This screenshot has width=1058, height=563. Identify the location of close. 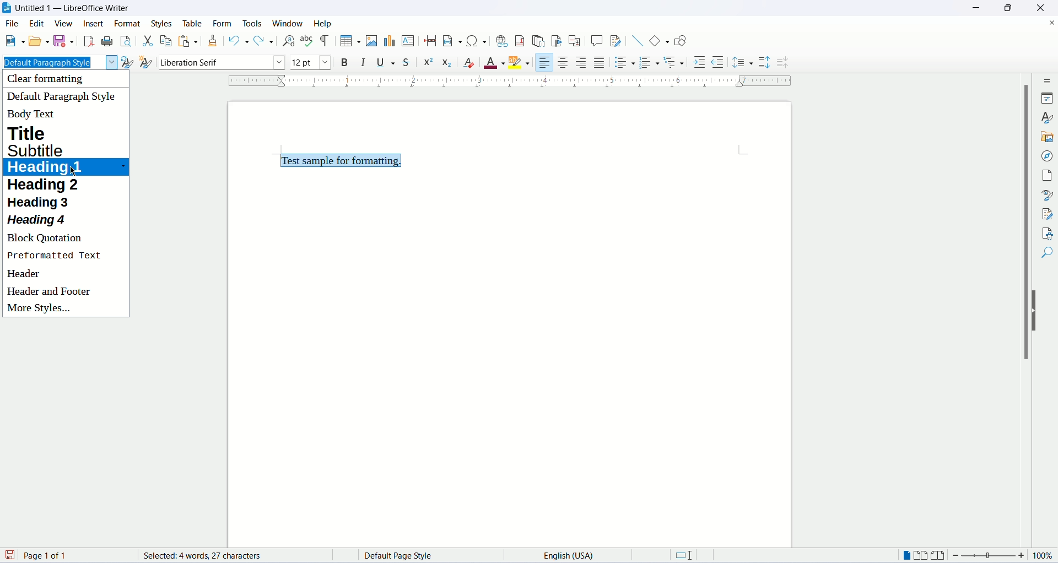
(1039, 8).